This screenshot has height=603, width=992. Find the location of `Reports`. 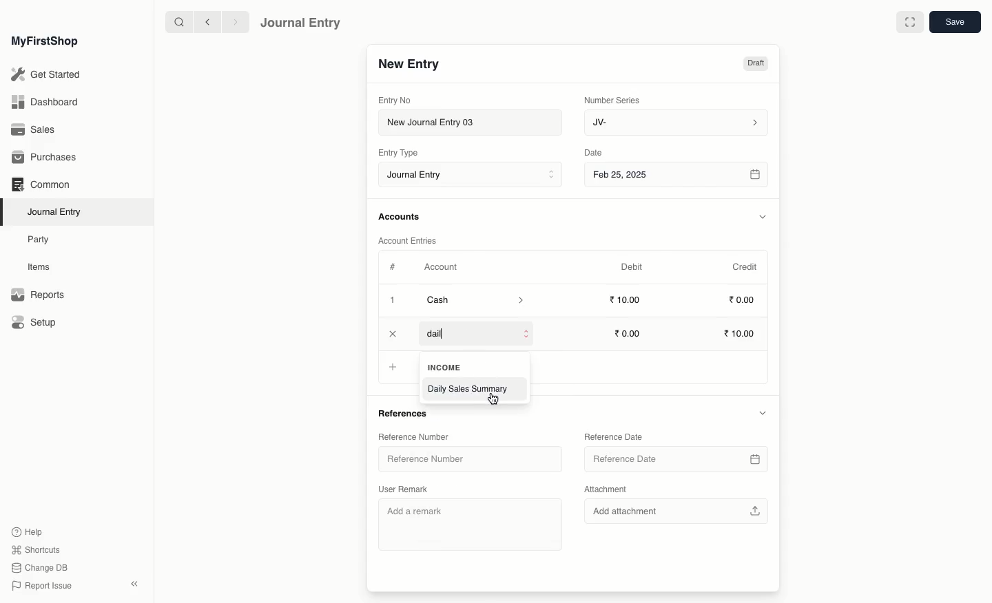

Reports is located at coordinates (37, 295).